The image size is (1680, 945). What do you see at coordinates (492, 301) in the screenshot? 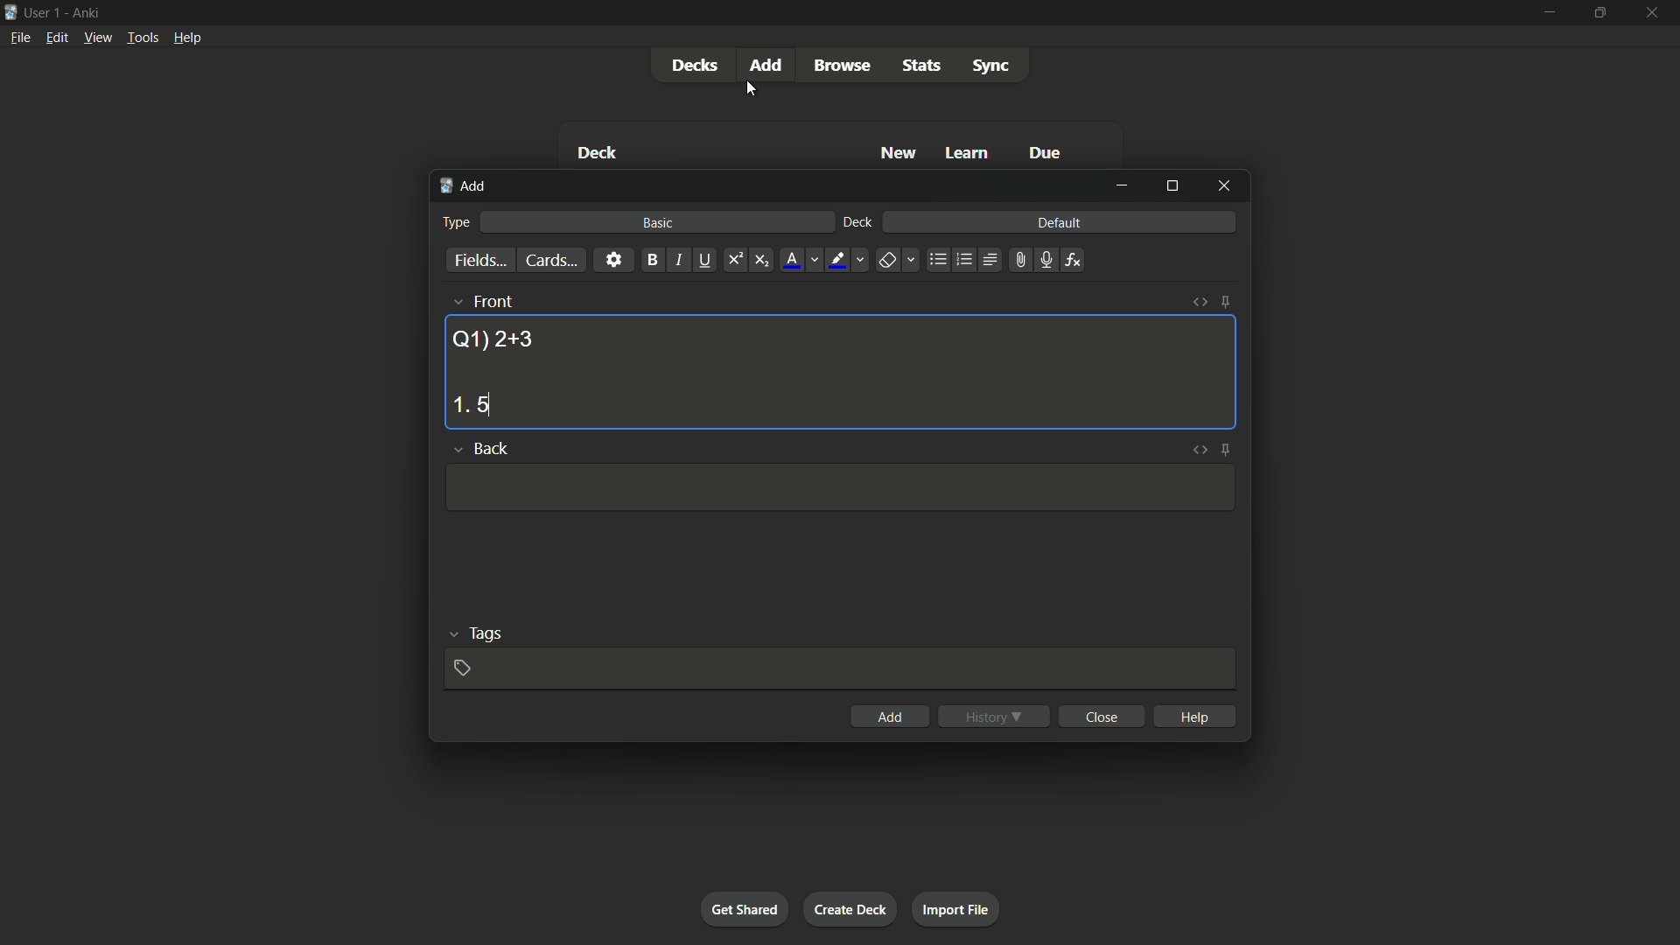
I see `front` at bounding box center [492, 301].